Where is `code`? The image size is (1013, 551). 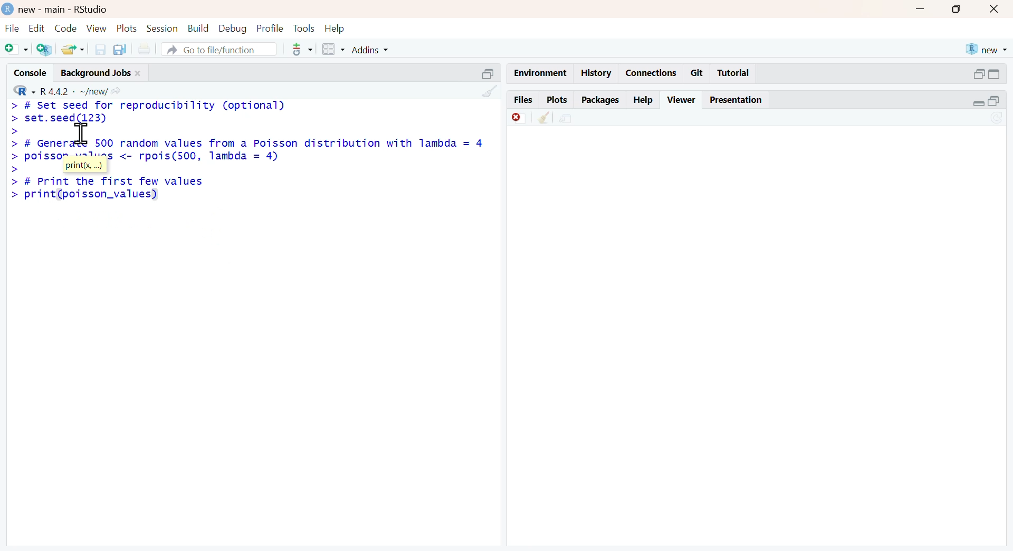
code is located at coordinates (66, 28).